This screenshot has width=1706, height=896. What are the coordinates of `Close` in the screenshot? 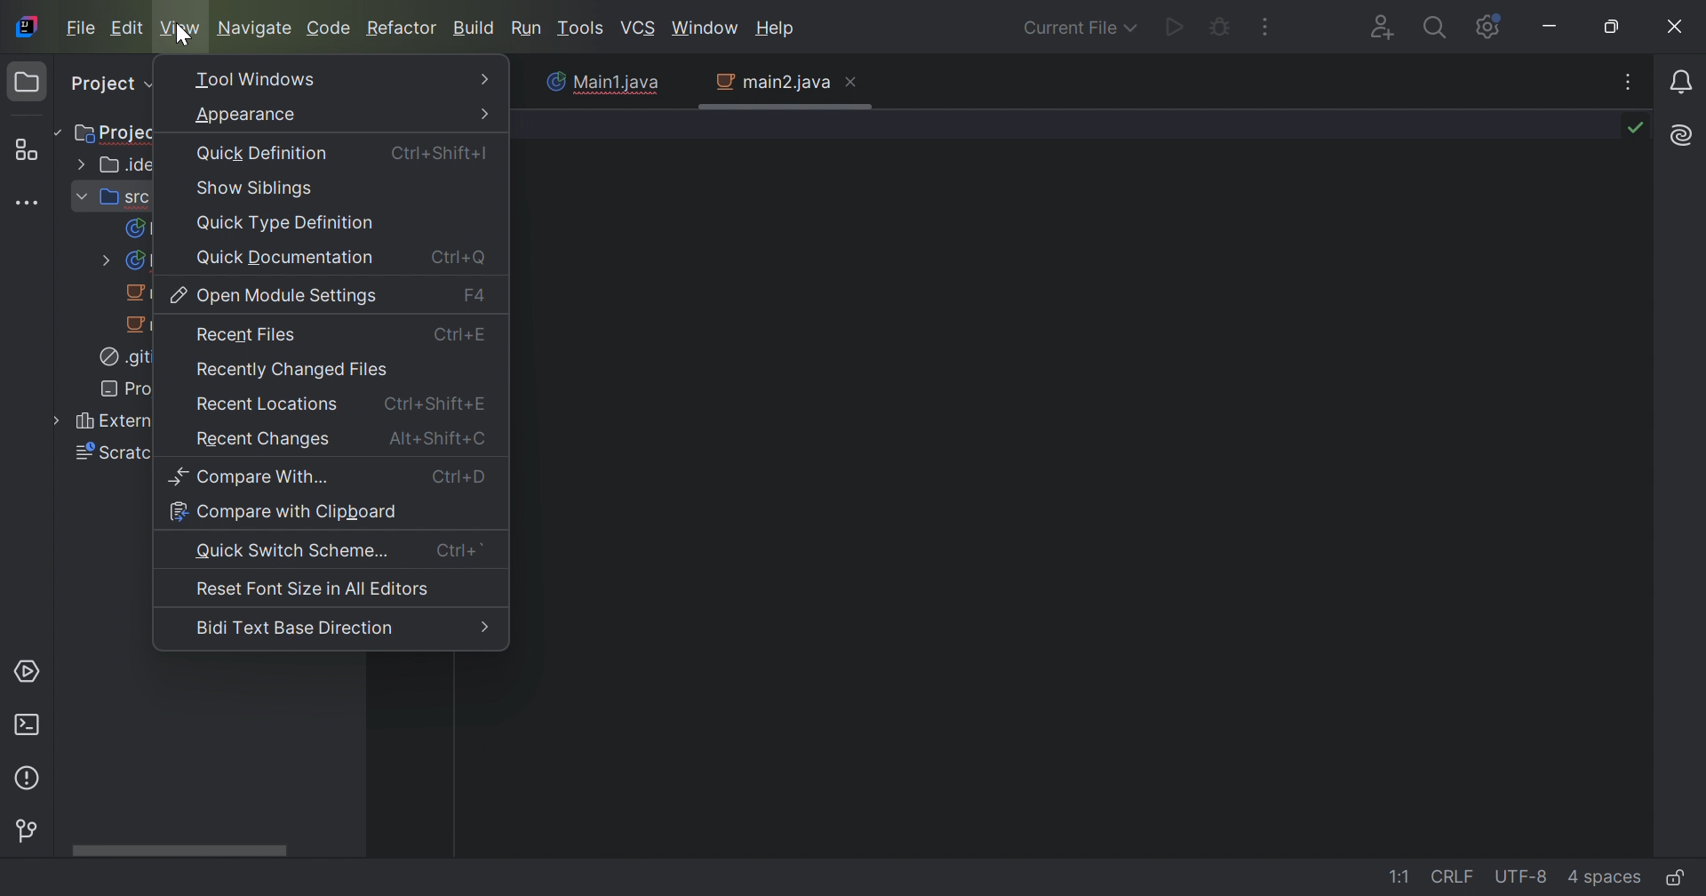 It's located at (1677, 27).